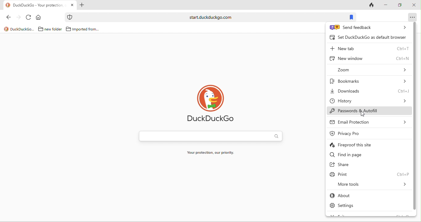  What do you see at coordinates (372, 6) in the screenshot?
I see `track tab` at bounding box center [372, 6].